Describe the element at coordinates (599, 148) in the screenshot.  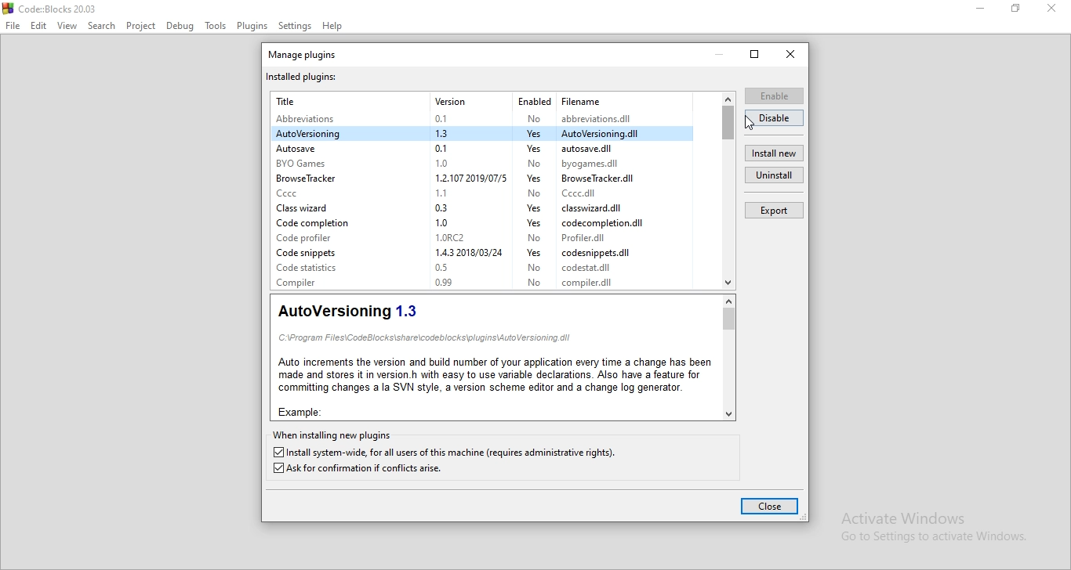
I see `autosave.dil` at that location.